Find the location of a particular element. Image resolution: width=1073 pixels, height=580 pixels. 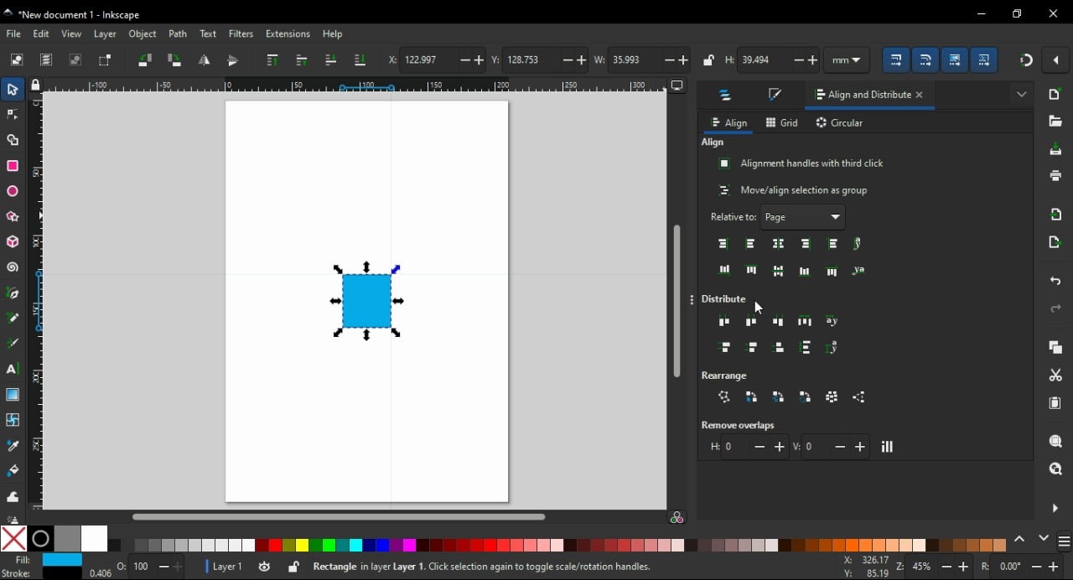

raise is located at coordinates (303, 60).